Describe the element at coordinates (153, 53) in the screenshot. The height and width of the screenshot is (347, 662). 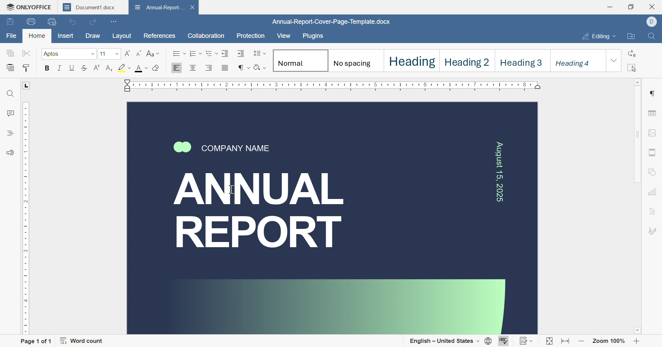
I see `change case` at that location.